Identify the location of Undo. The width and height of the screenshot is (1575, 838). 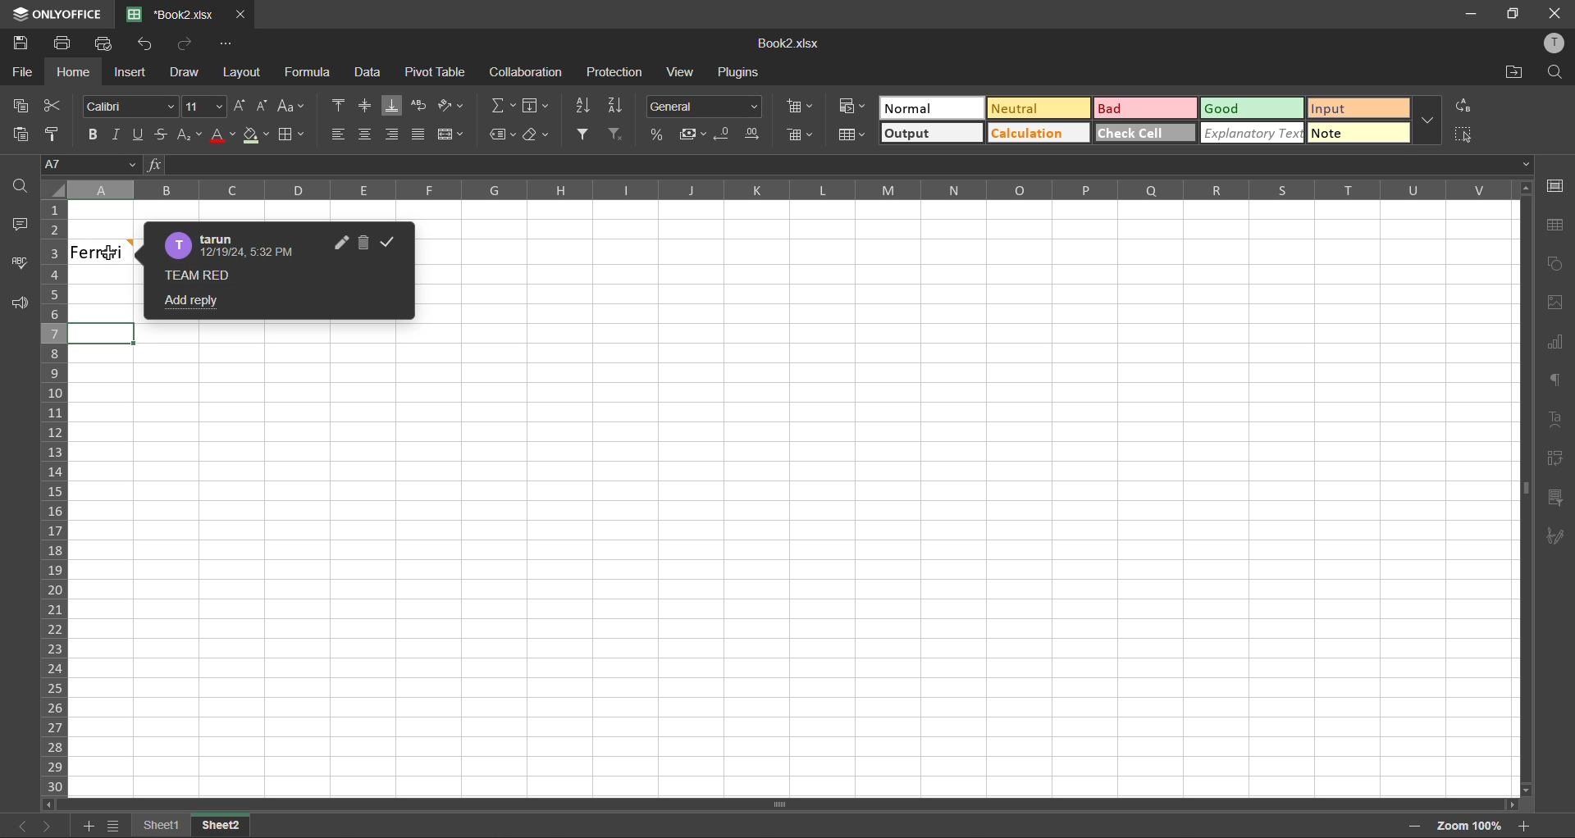
(151, 48).